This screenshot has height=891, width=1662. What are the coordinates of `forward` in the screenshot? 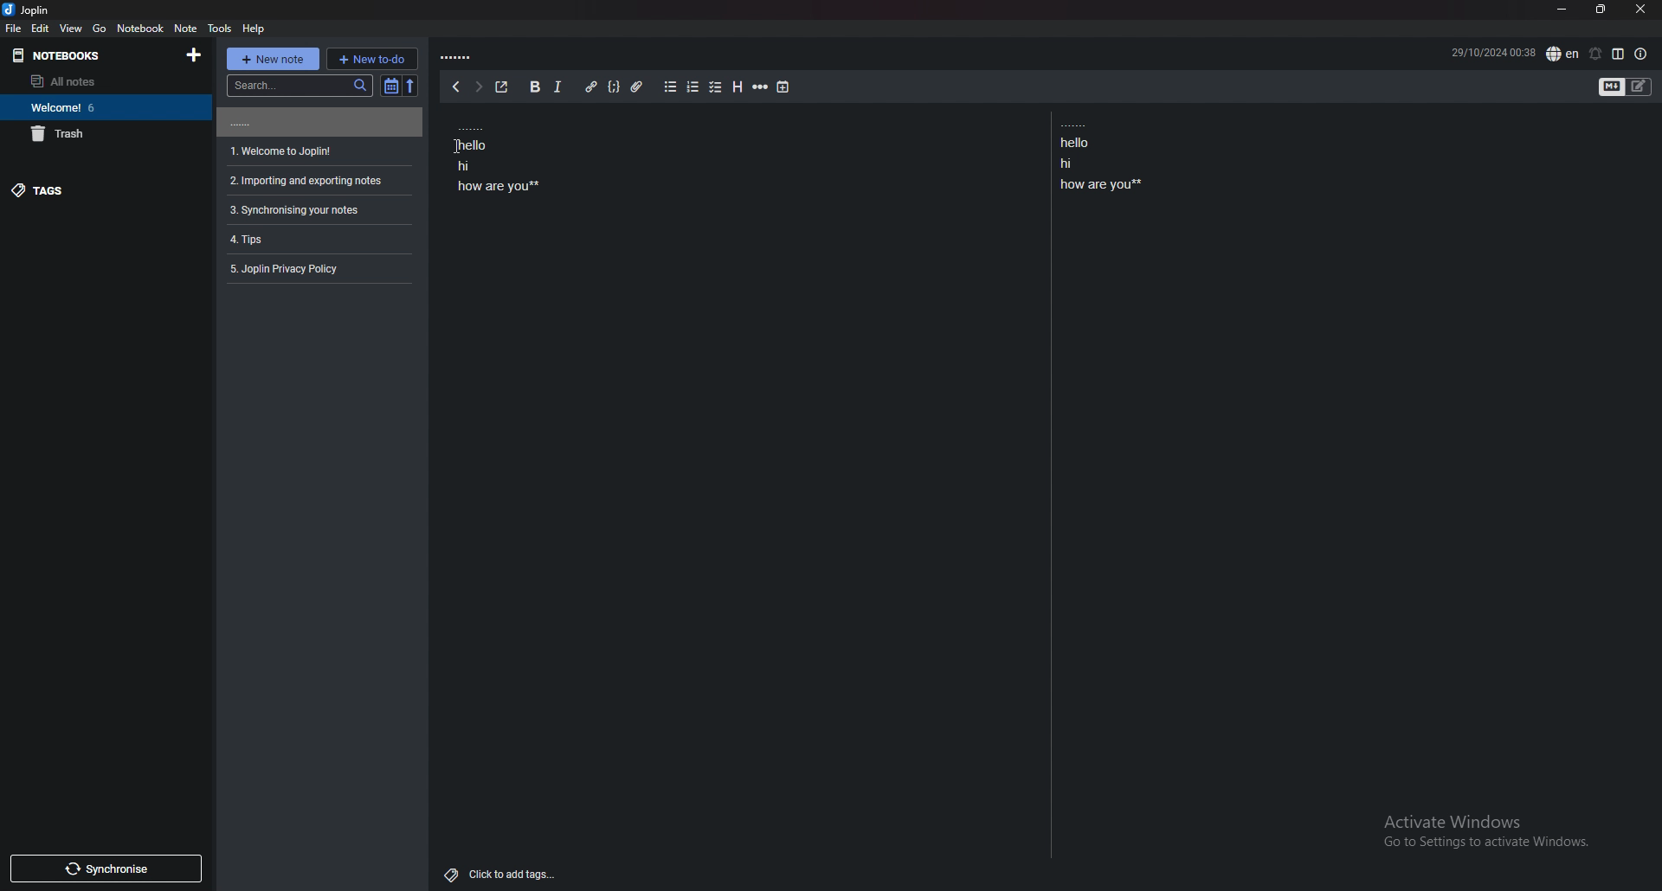 It's located at (477, 87).